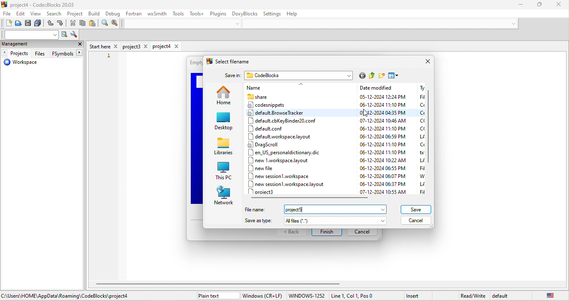 The height and width of the screenshot is (301, 569). I want to click on network, so click(224, 194).